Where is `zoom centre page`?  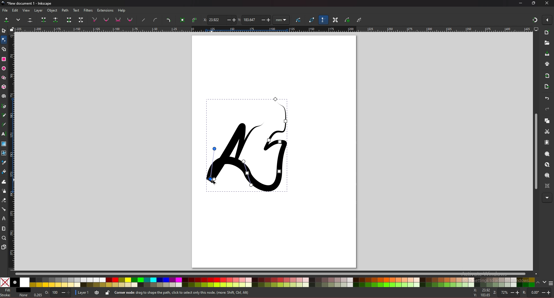 zoom centre page is located at coordinates (547, 186).